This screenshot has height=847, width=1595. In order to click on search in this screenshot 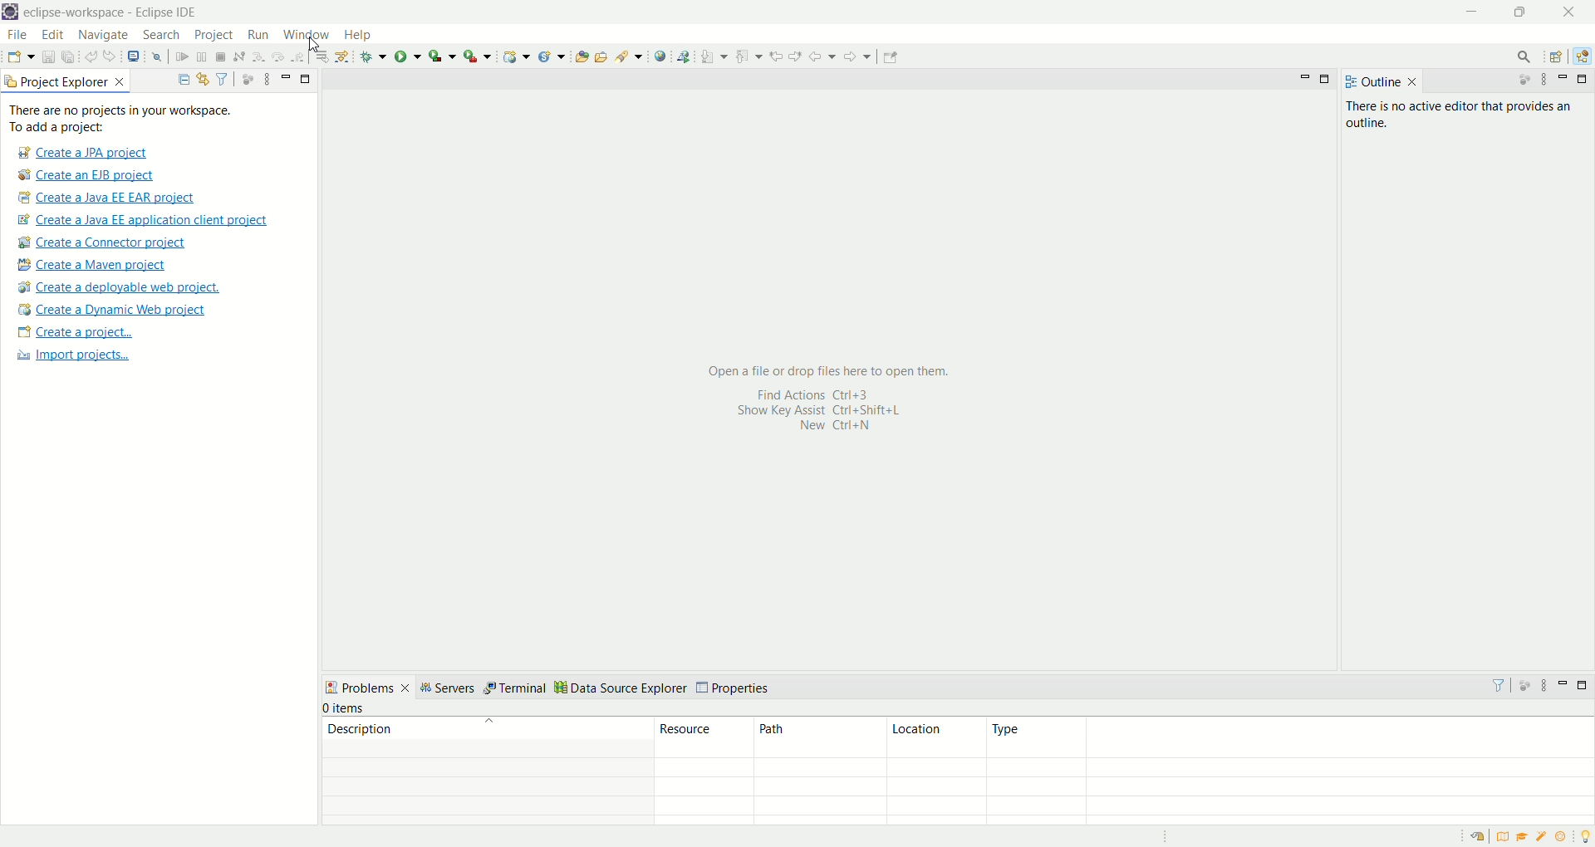, I will do `click(630, 56)`.